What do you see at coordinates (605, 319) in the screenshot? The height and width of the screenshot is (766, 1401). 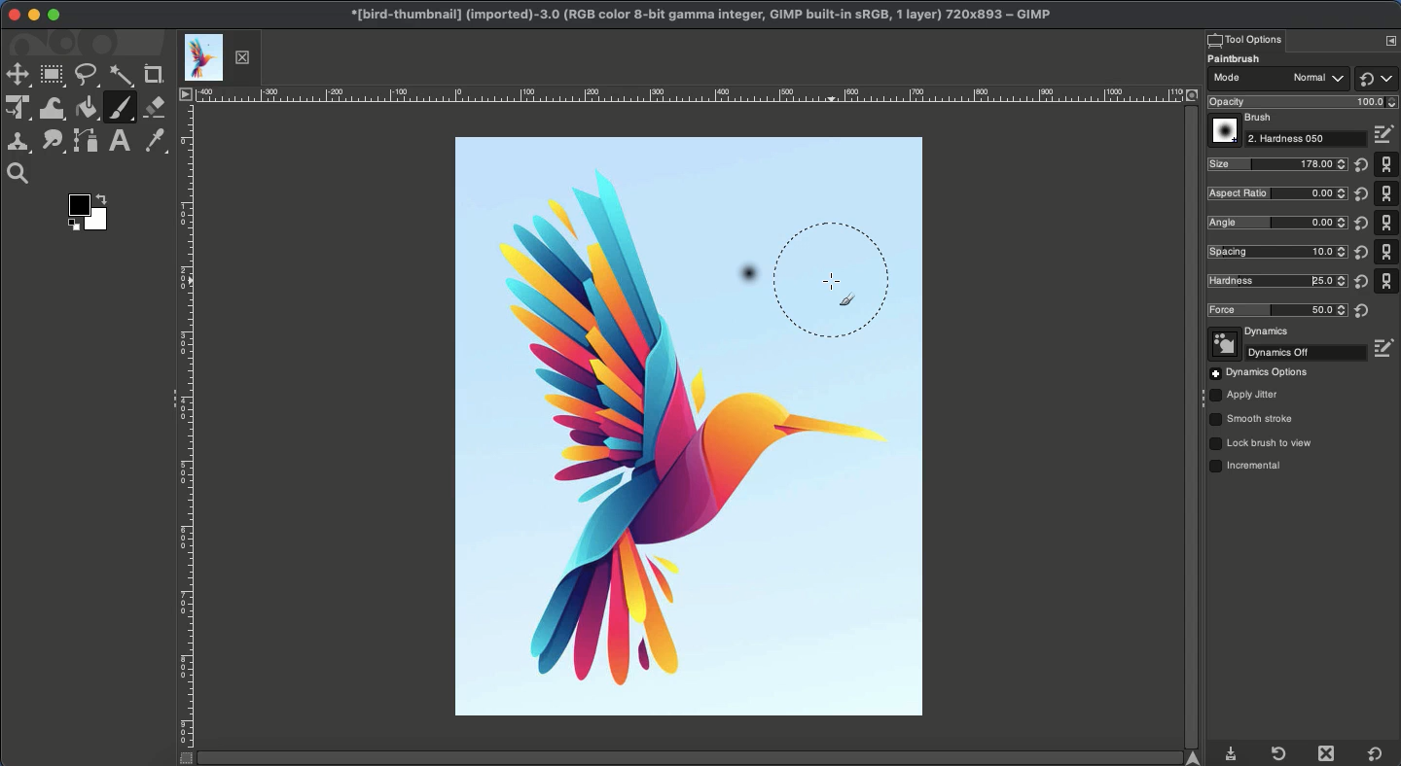 I see `image` at bounding box center [605, 319].